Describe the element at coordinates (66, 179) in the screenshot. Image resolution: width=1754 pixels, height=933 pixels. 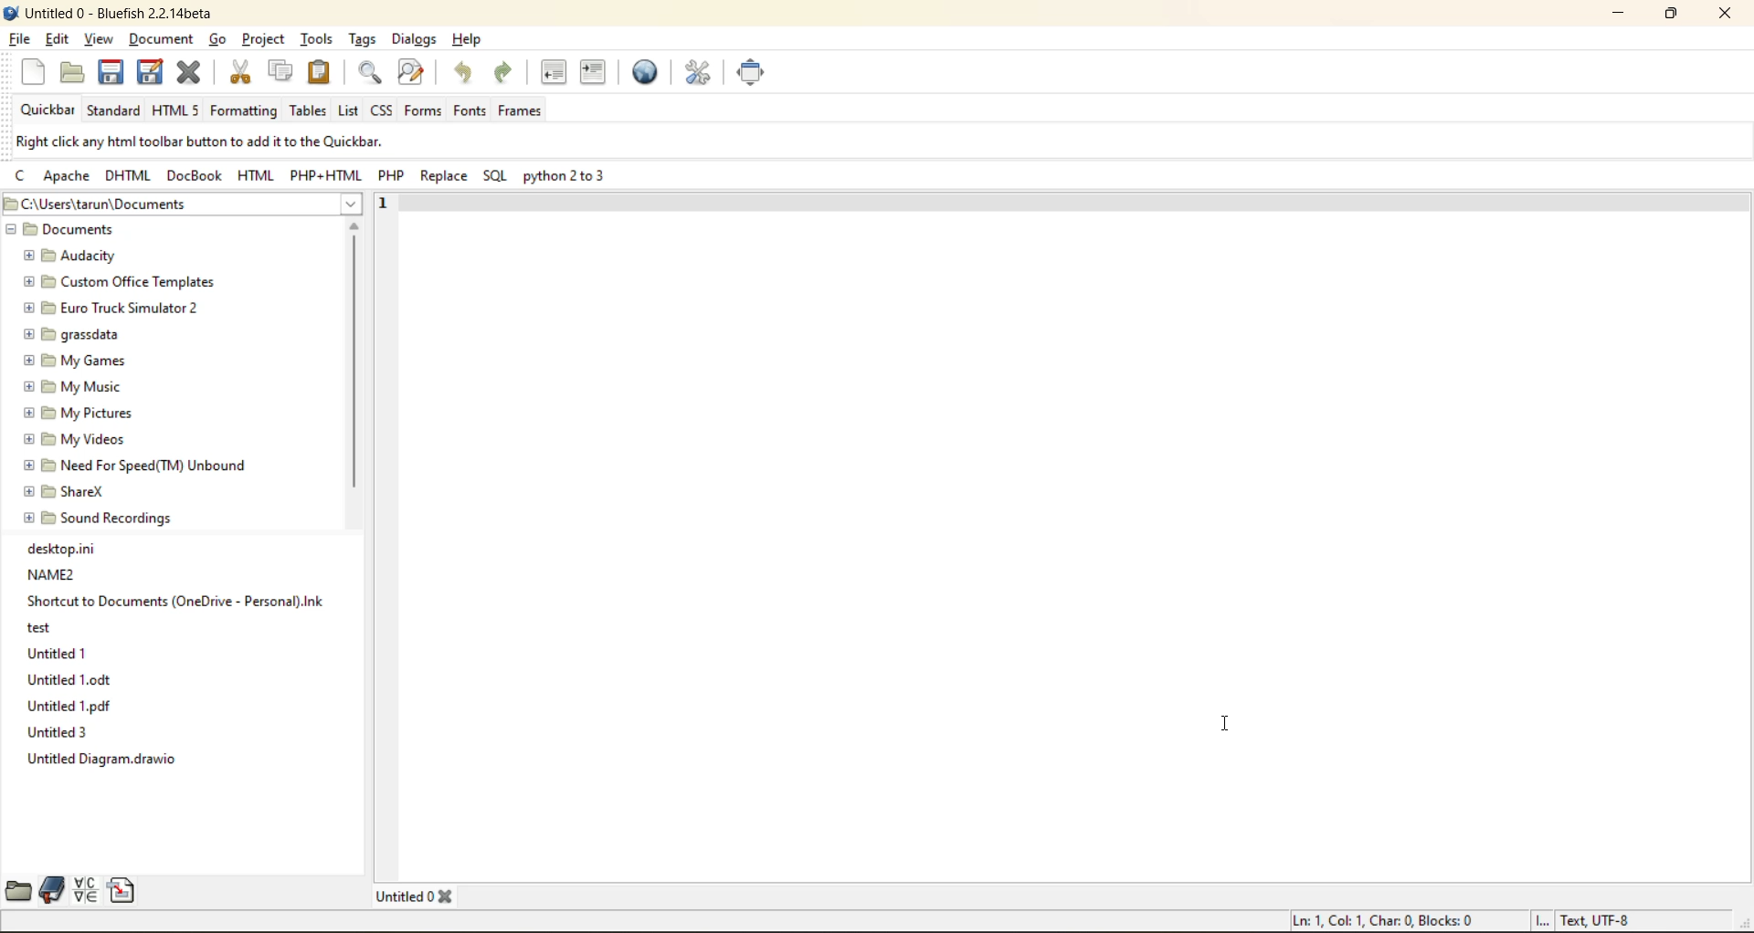
I see `apache` at that location.